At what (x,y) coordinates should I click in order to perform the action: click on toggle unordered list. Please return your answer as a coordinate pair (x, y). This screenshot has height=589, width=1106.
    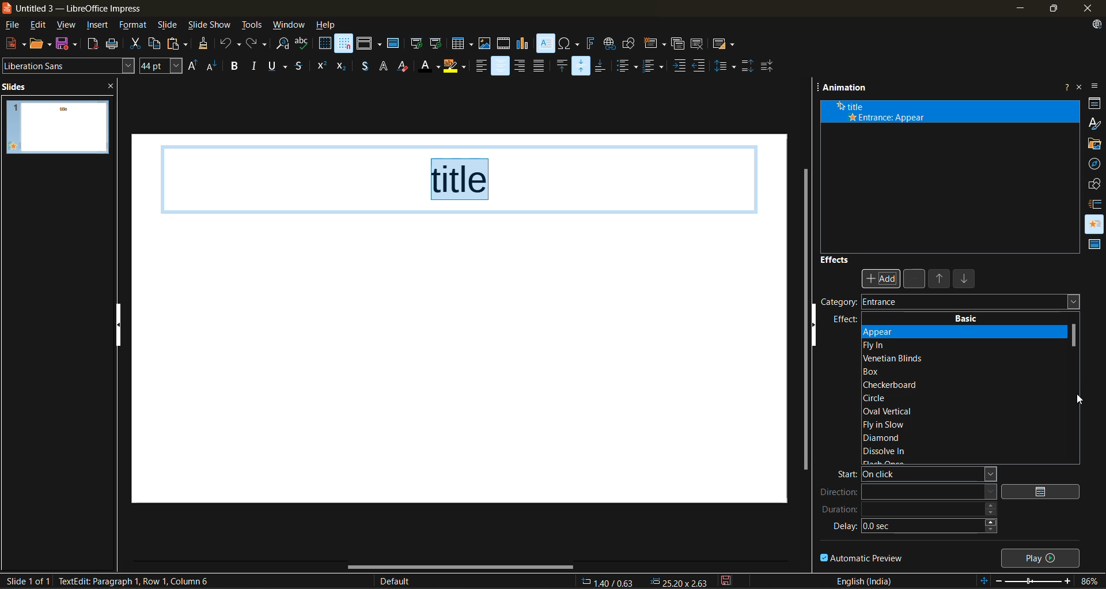
    Looking at the image, I should click on (630, 66).